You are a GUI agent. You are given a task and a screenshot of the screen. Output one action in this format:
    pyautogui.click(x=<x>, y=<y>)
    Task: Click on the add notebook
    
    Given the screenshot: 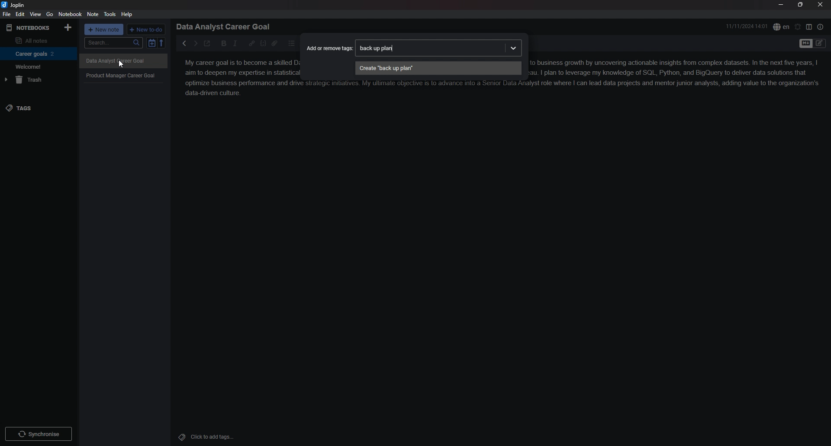 What is the action you would take?
    pyautogui.click(x=69, y=27)
    